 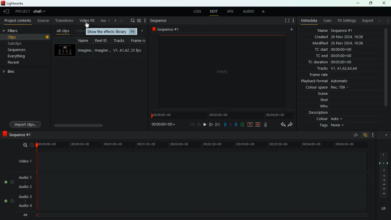 What do you see at coordinates (205, 124) in the screenshot?
I see `play` at bounding box center [205, 124].